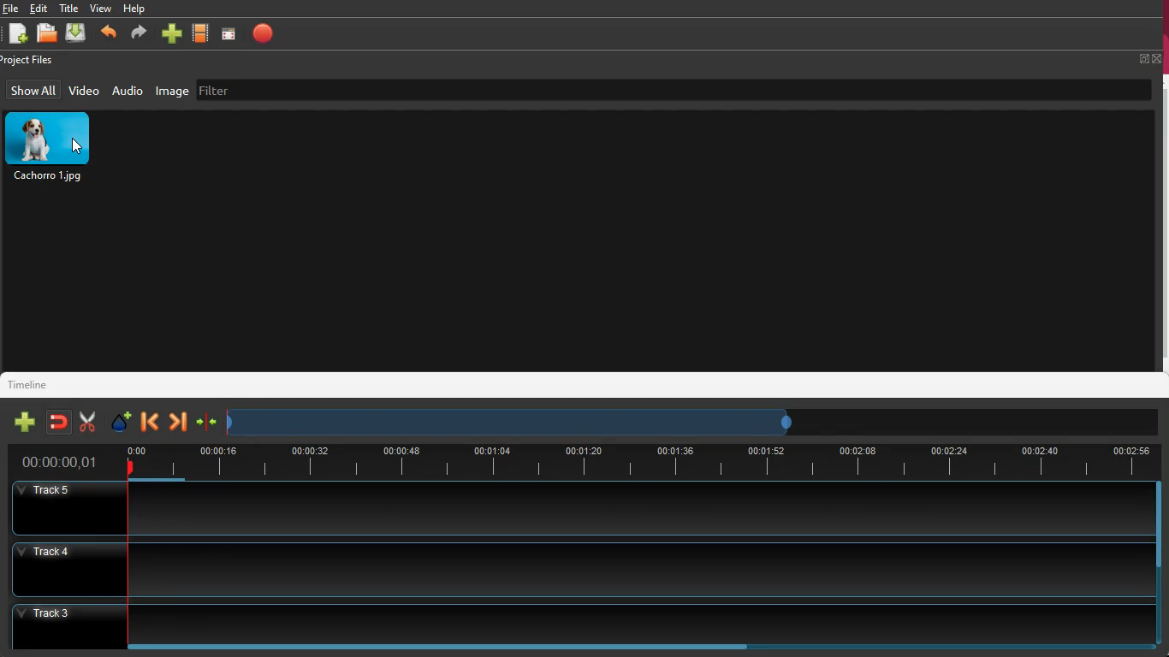 The width and height of the screenshot is (1169, 657). Describe the element at coordinates (206, 424) in the screenshot. I see `compress` at that location.